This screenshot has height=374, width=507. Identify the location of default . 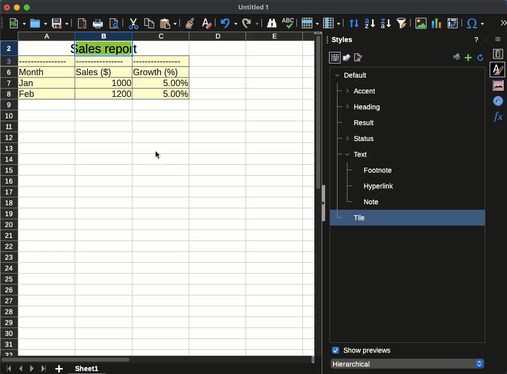
(351, 75).